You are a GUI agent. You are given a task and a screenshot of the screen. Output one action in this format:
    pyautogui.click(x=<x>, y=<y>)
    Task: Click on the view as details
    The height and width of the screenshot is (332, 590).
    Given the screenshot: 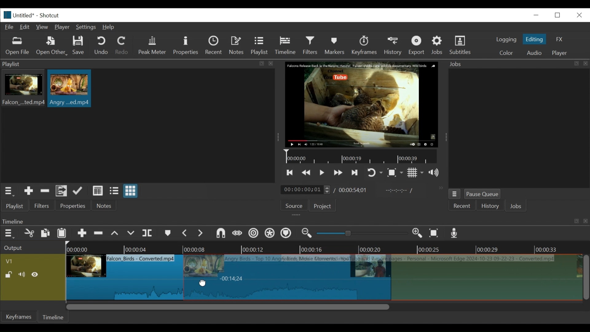 What is the action you would take?
    pyautogui.click(x=98, y=191)
    